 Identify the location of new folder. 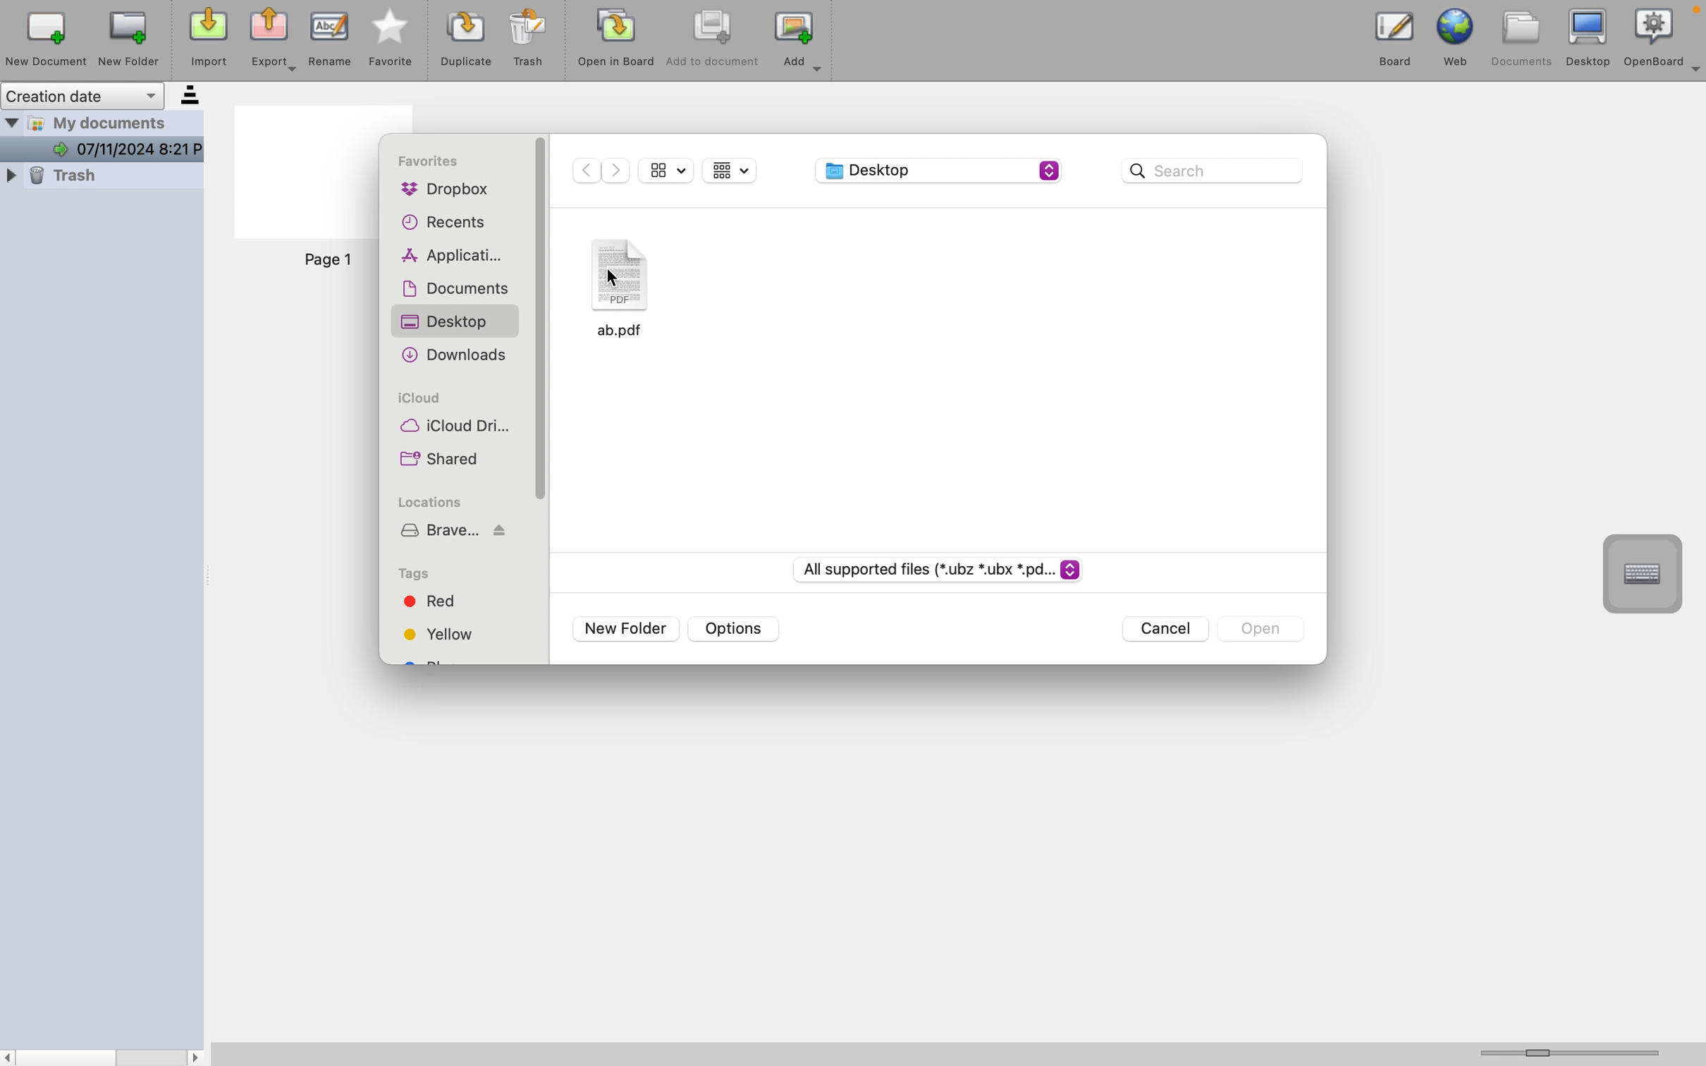
(128, 38).